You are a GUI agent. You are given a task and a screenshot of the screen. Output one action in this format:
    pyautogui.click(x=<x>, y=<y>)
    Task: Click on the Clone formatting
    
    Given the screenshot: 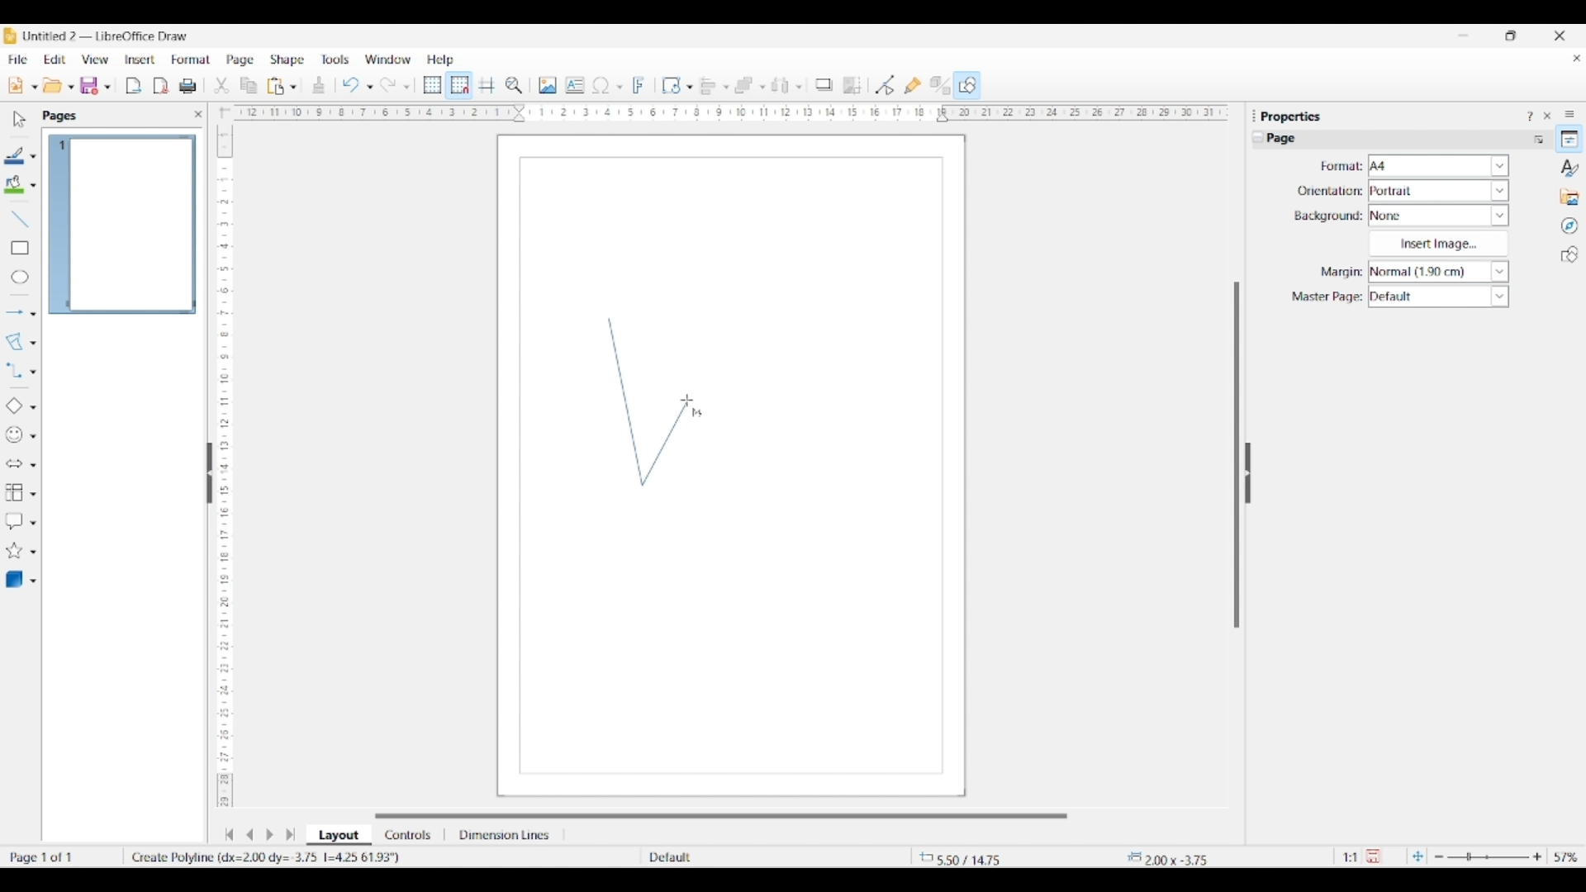 What is the action you would take?
    pyautogui.click(x=319, y=85)
    